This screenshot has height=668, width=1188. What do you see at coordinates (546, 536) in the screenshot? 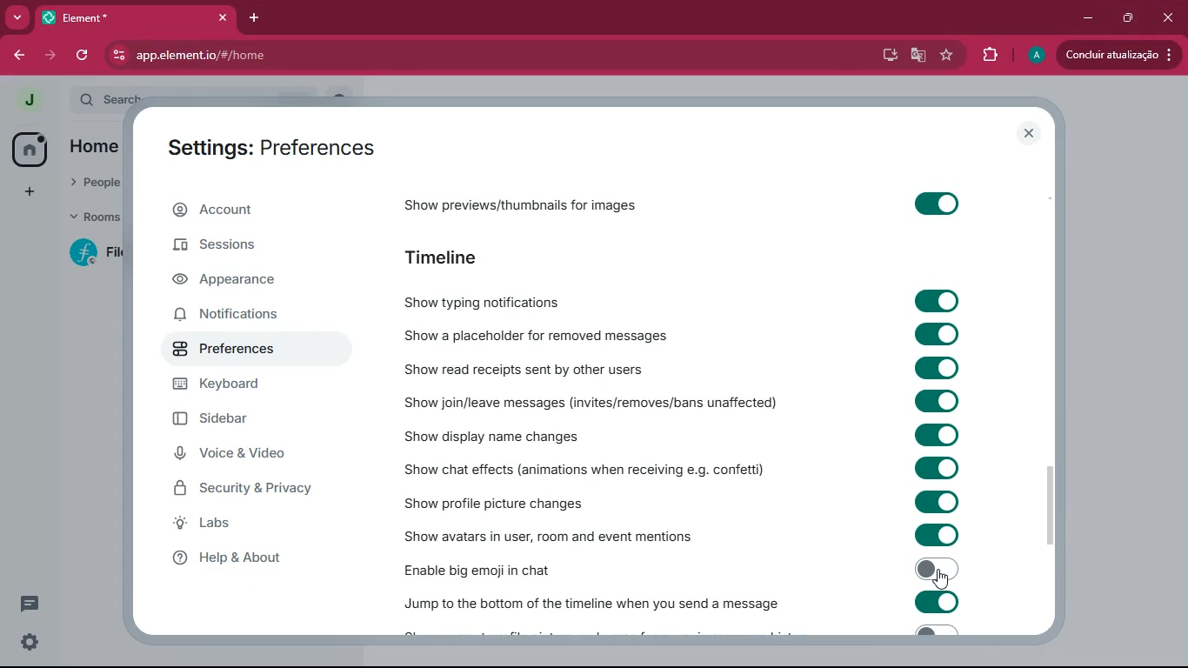
I see `show avatars in user, room and event mentions` at bounding box center [546, 536].